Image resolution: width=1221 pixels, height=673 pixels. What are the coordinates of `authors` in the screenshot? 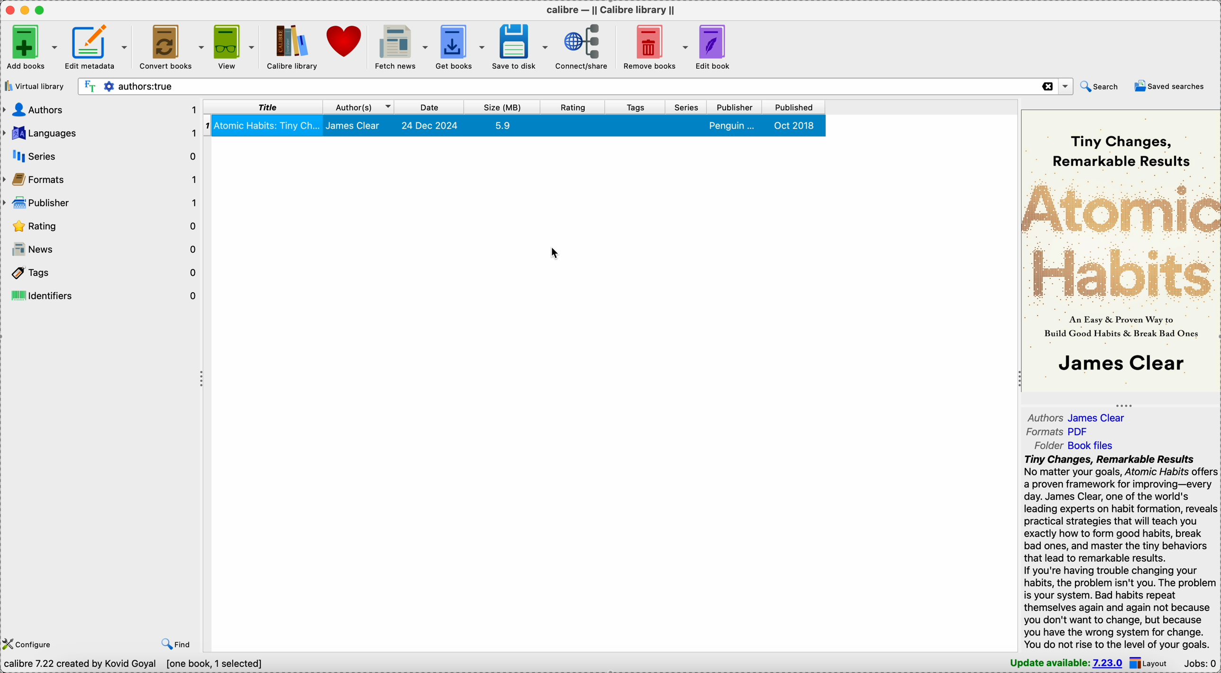 It's located at (101, 110).